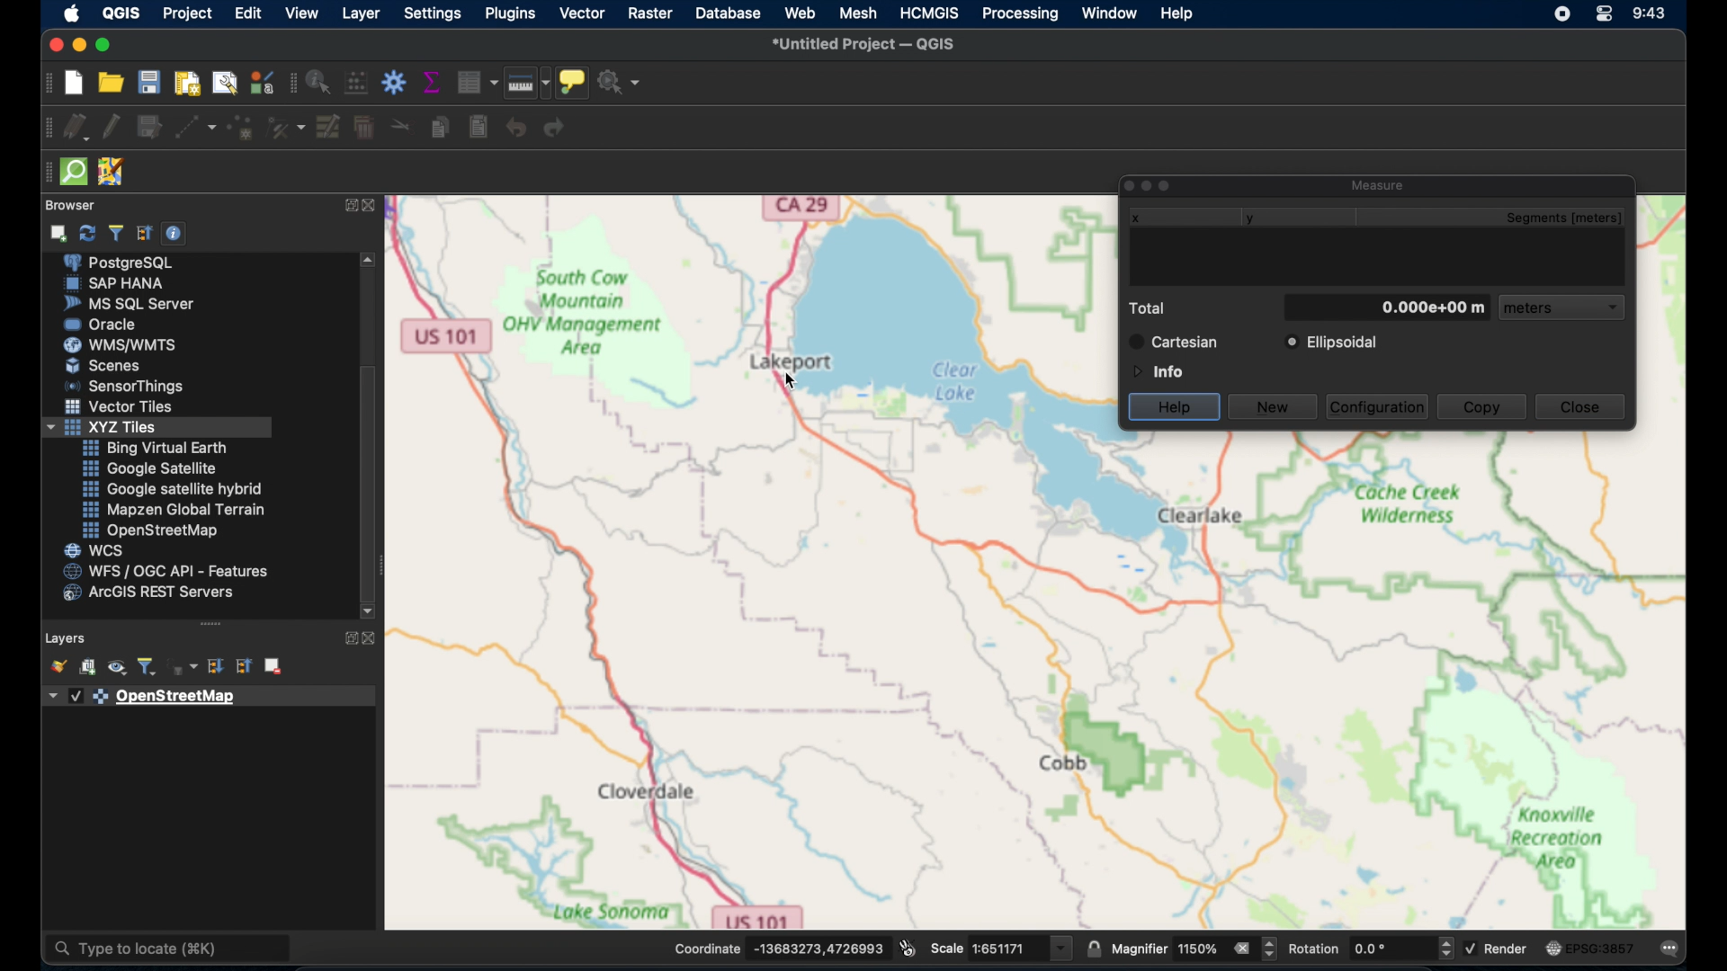  I want to click on raster, so click(649, 13).